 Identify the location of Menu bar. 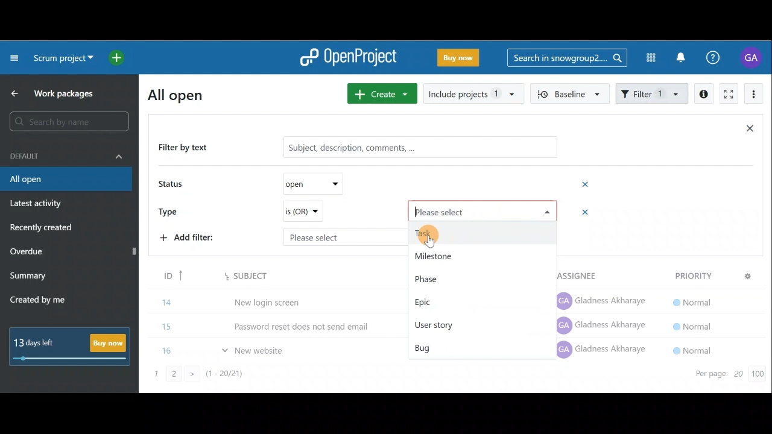
(230, 275).